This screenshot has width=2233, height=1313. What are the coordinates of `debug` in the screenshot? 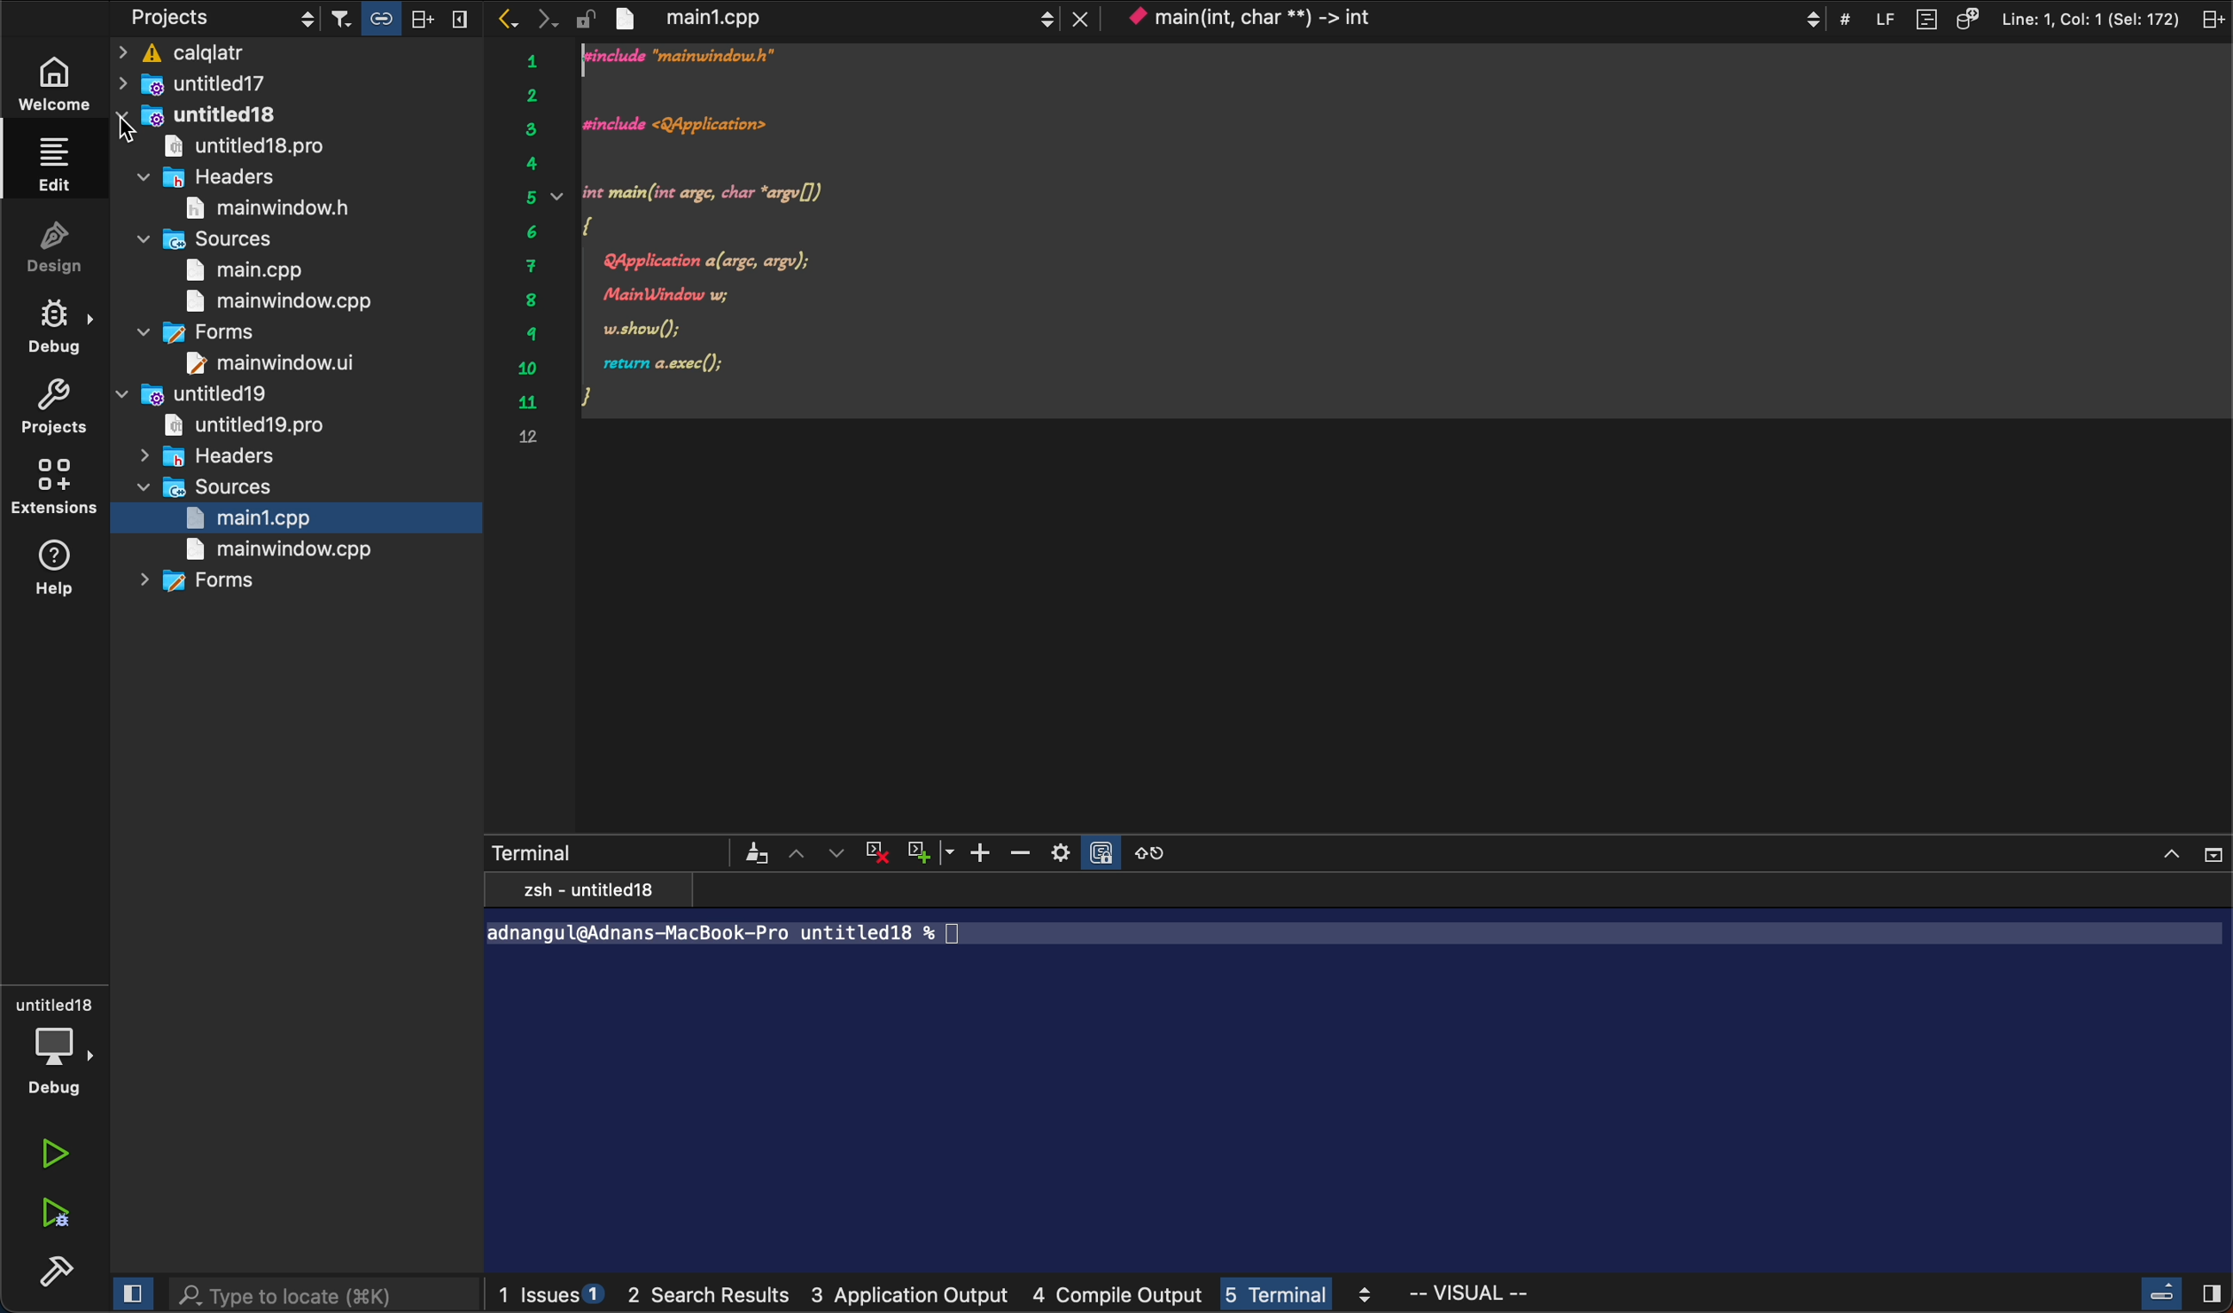 It's located at (53, 1034).